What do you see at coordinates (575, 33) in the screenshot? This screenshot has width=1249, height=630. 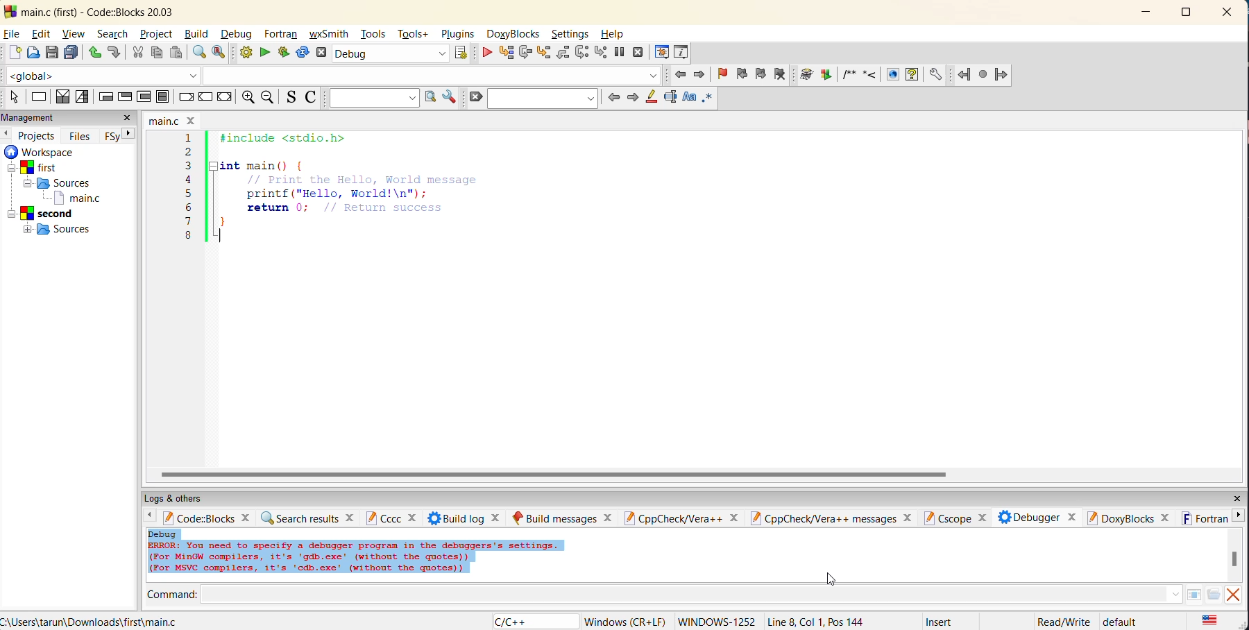 I see `settings` at bounding box center [575, 33].